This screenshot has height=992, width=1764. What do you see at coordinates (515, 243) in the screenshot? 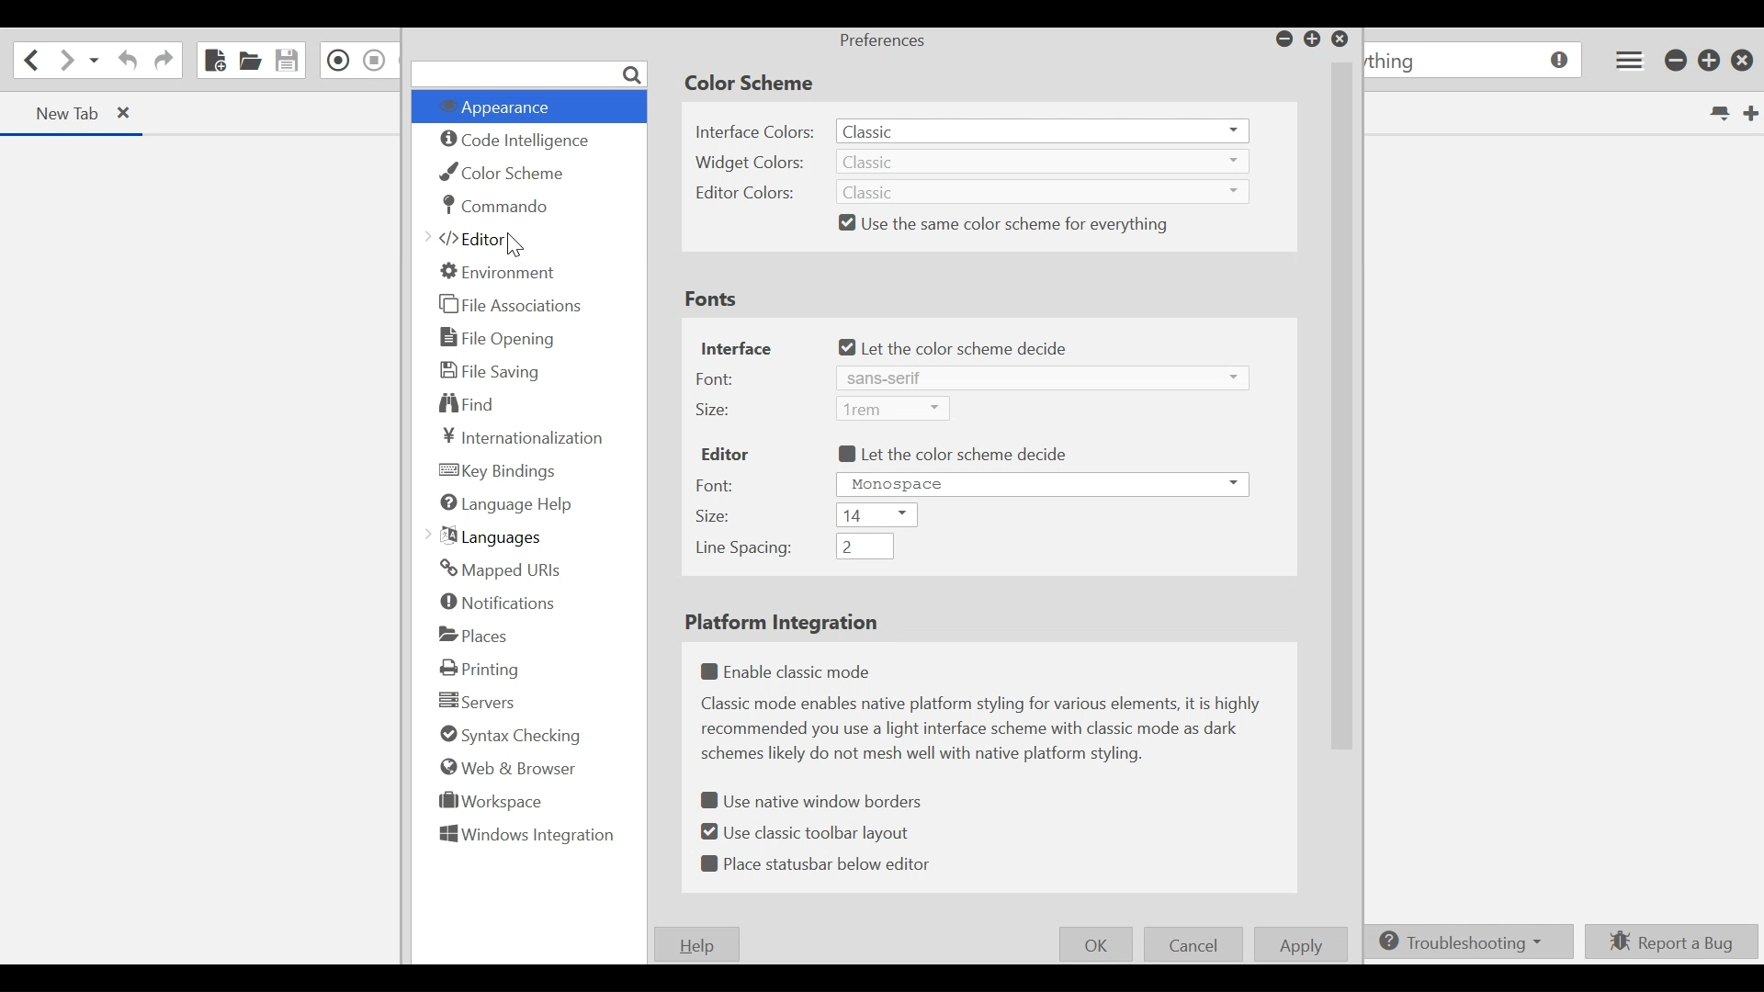
I see `Cursor` at bounding box center [515, 243].